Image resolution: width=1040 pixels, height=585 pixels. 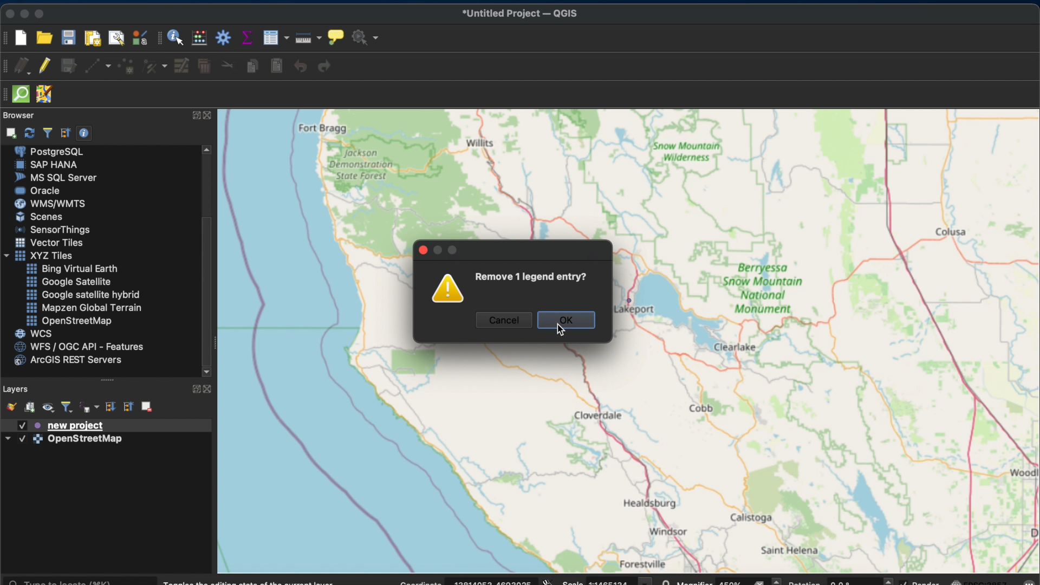 I want to click on cut features, so click(x=229, y=66).